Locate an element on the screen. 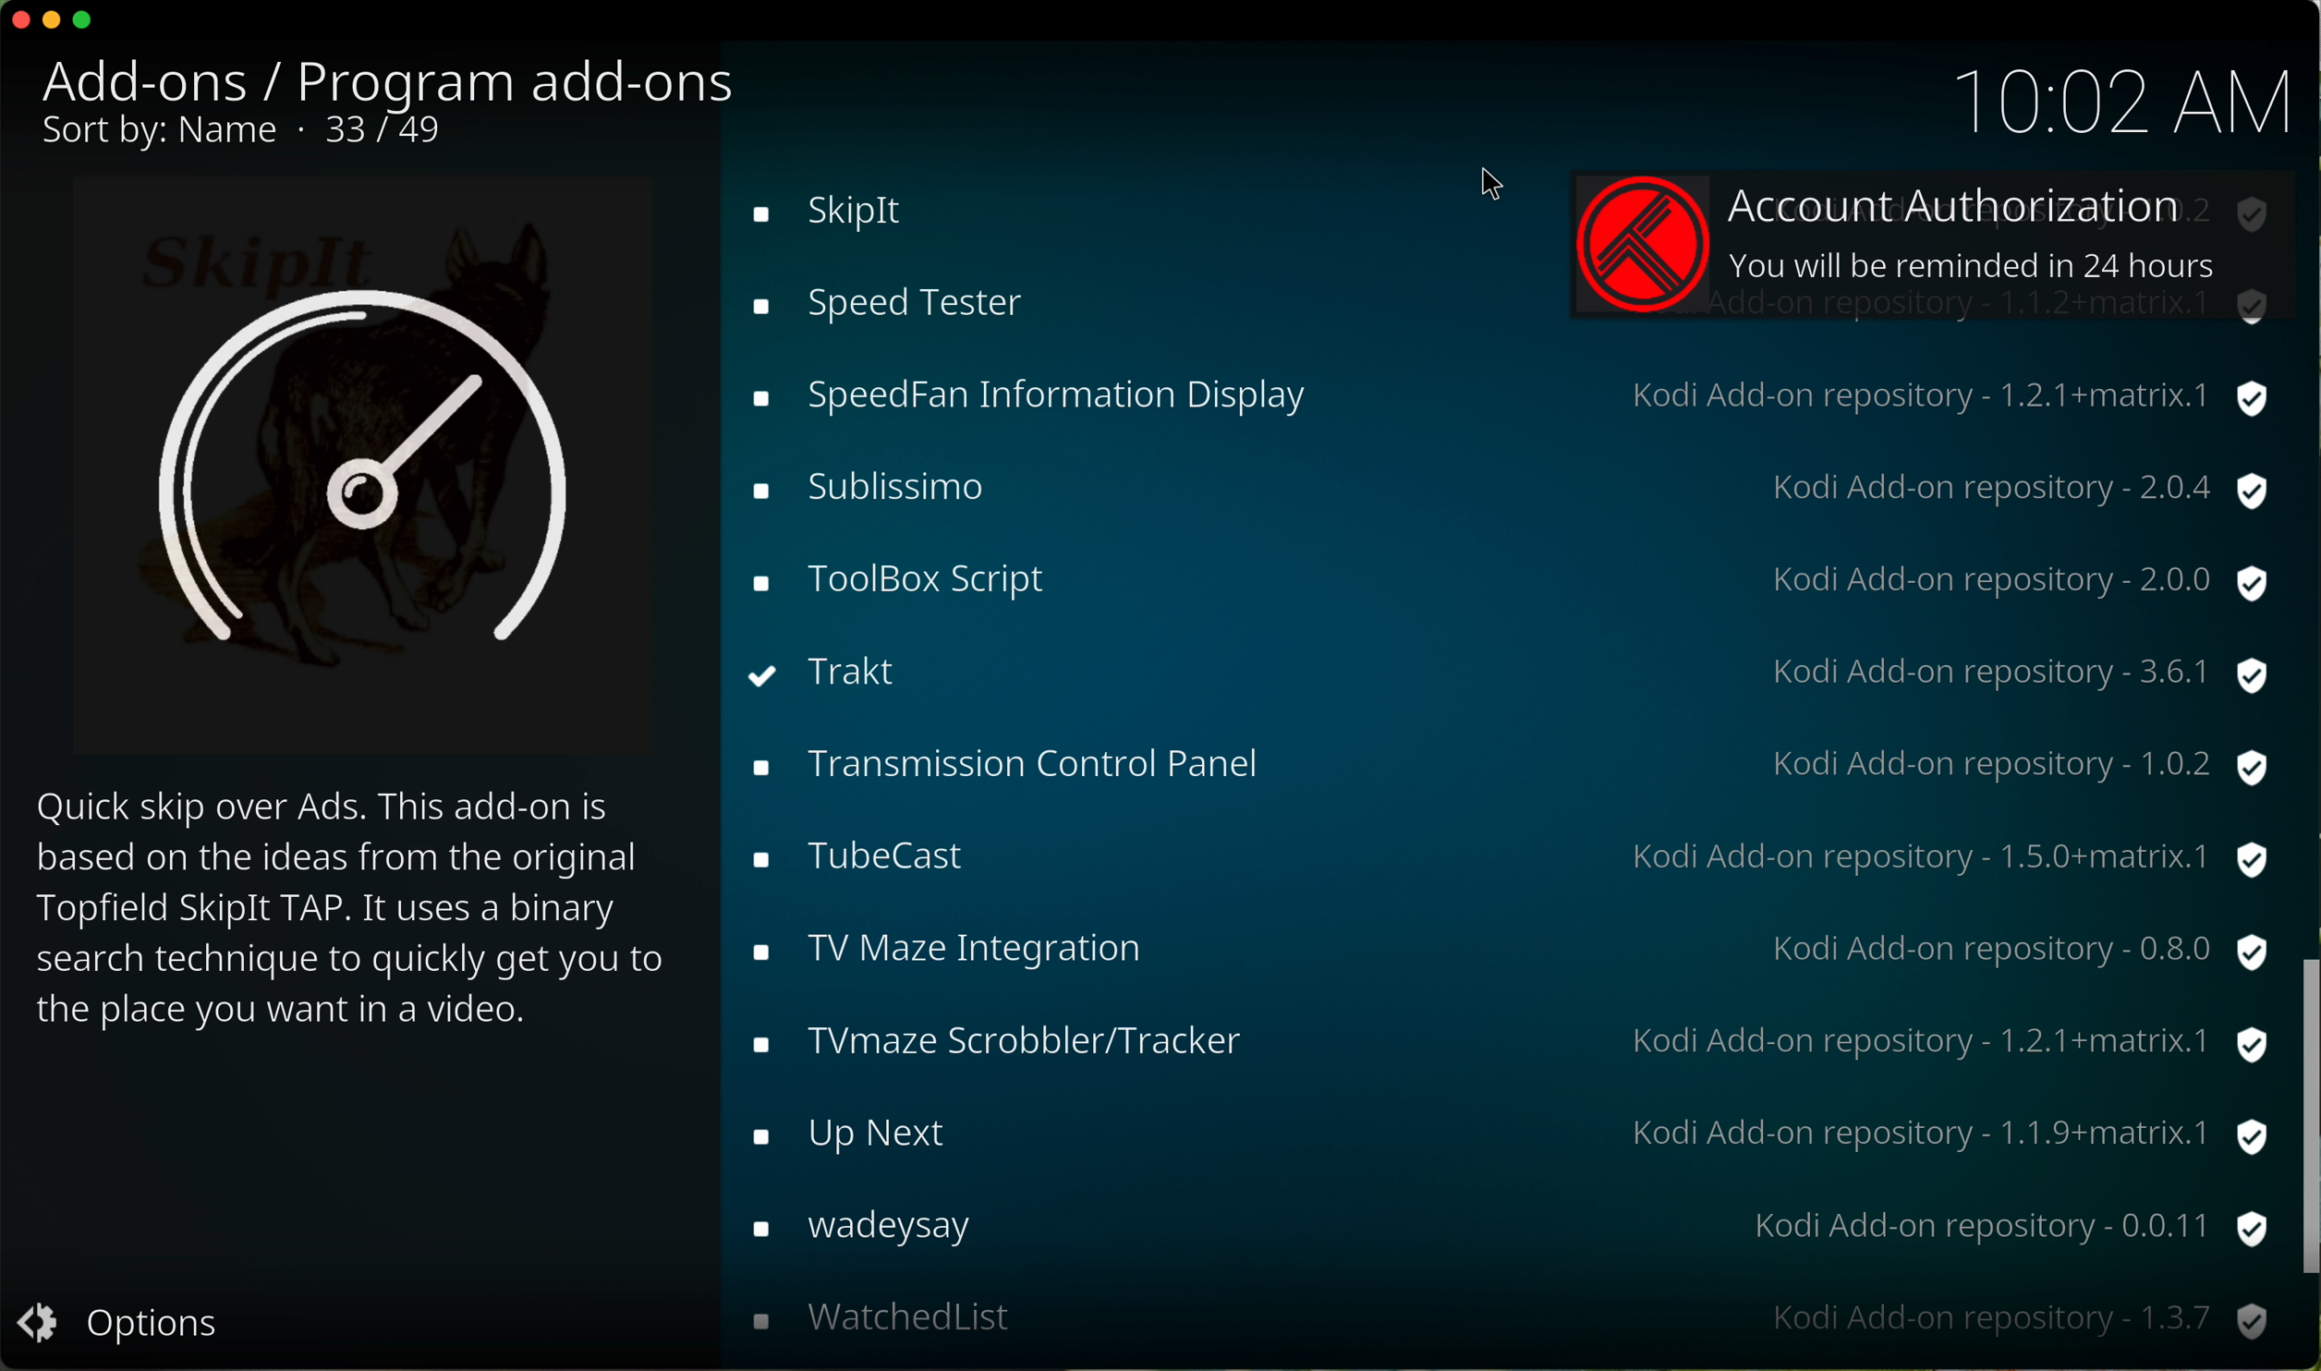 The width and height of the screenshot is (2321, 1371). Trakt installed is located at coordinates (831, 678).